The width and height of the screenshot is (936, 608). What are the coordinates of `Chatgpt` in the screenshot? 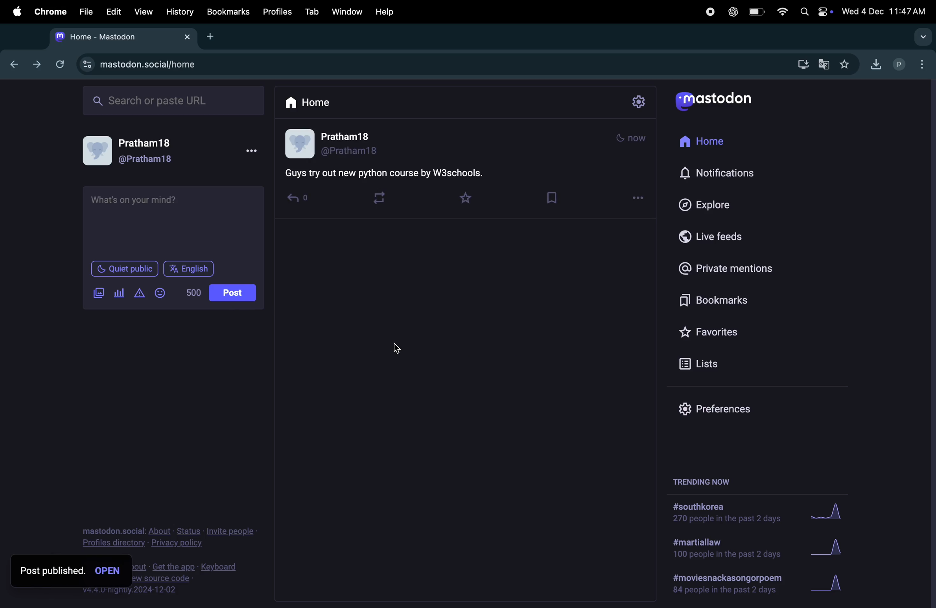 It's located at (731, 12).